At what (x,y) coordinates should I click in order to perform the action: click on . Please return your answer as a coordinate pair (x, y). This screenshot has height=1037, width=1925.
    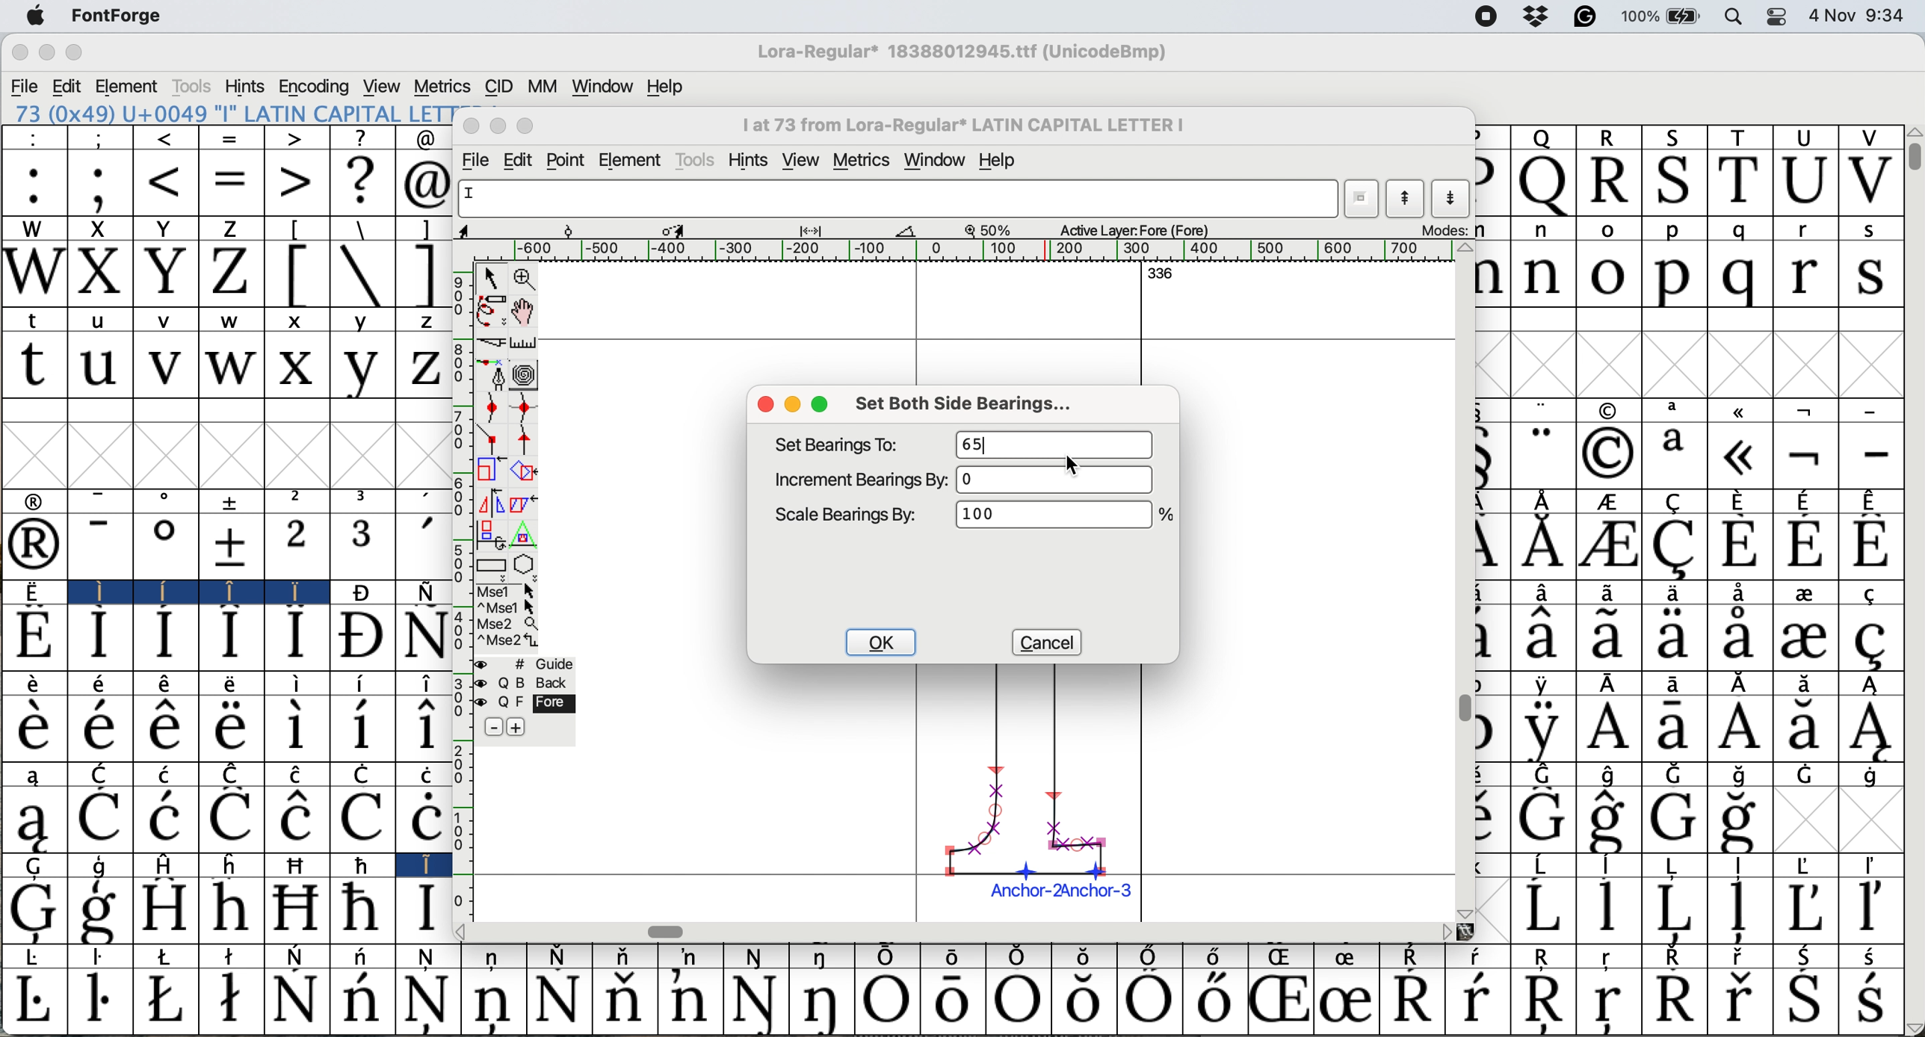
    Looking at the image, I should click on (1676, 502).